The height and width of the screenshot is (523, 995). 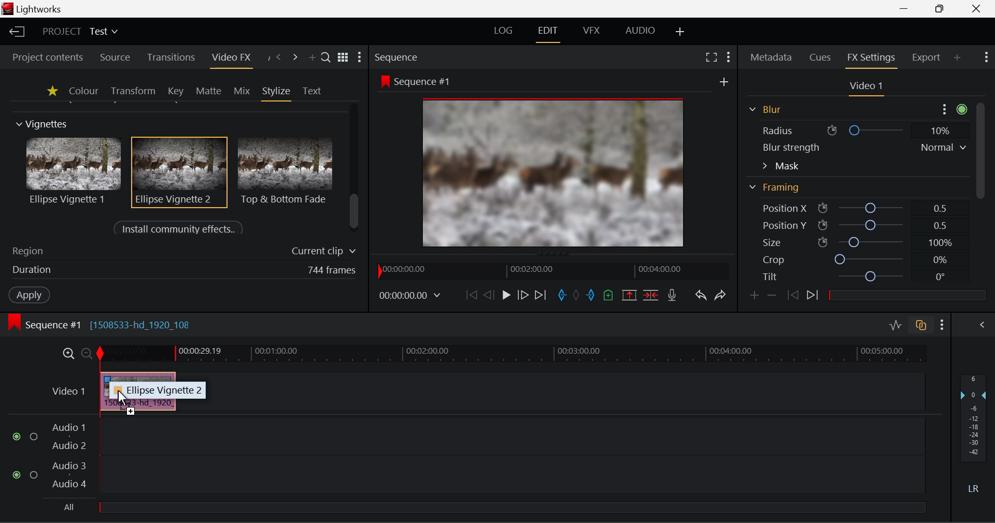 What do you see at coordinates (287, 170) in the screenshot?
I see `Top & Bottom Fade` at bounding box center [287, 170].